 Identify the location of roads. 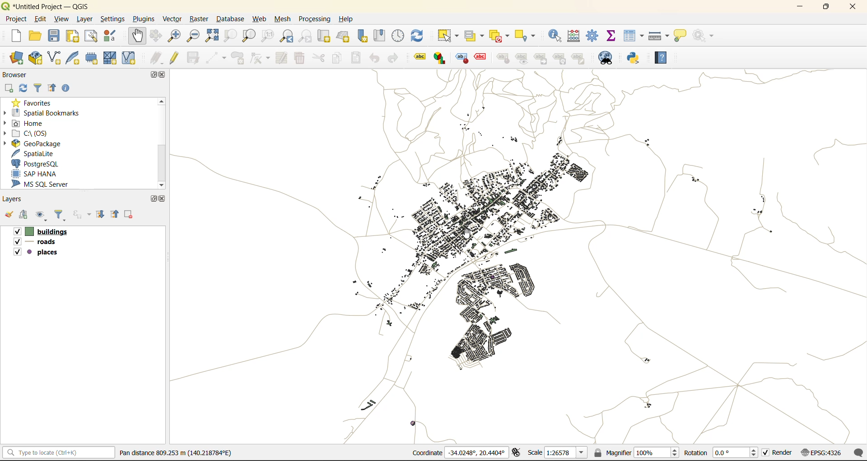
(37, 243).